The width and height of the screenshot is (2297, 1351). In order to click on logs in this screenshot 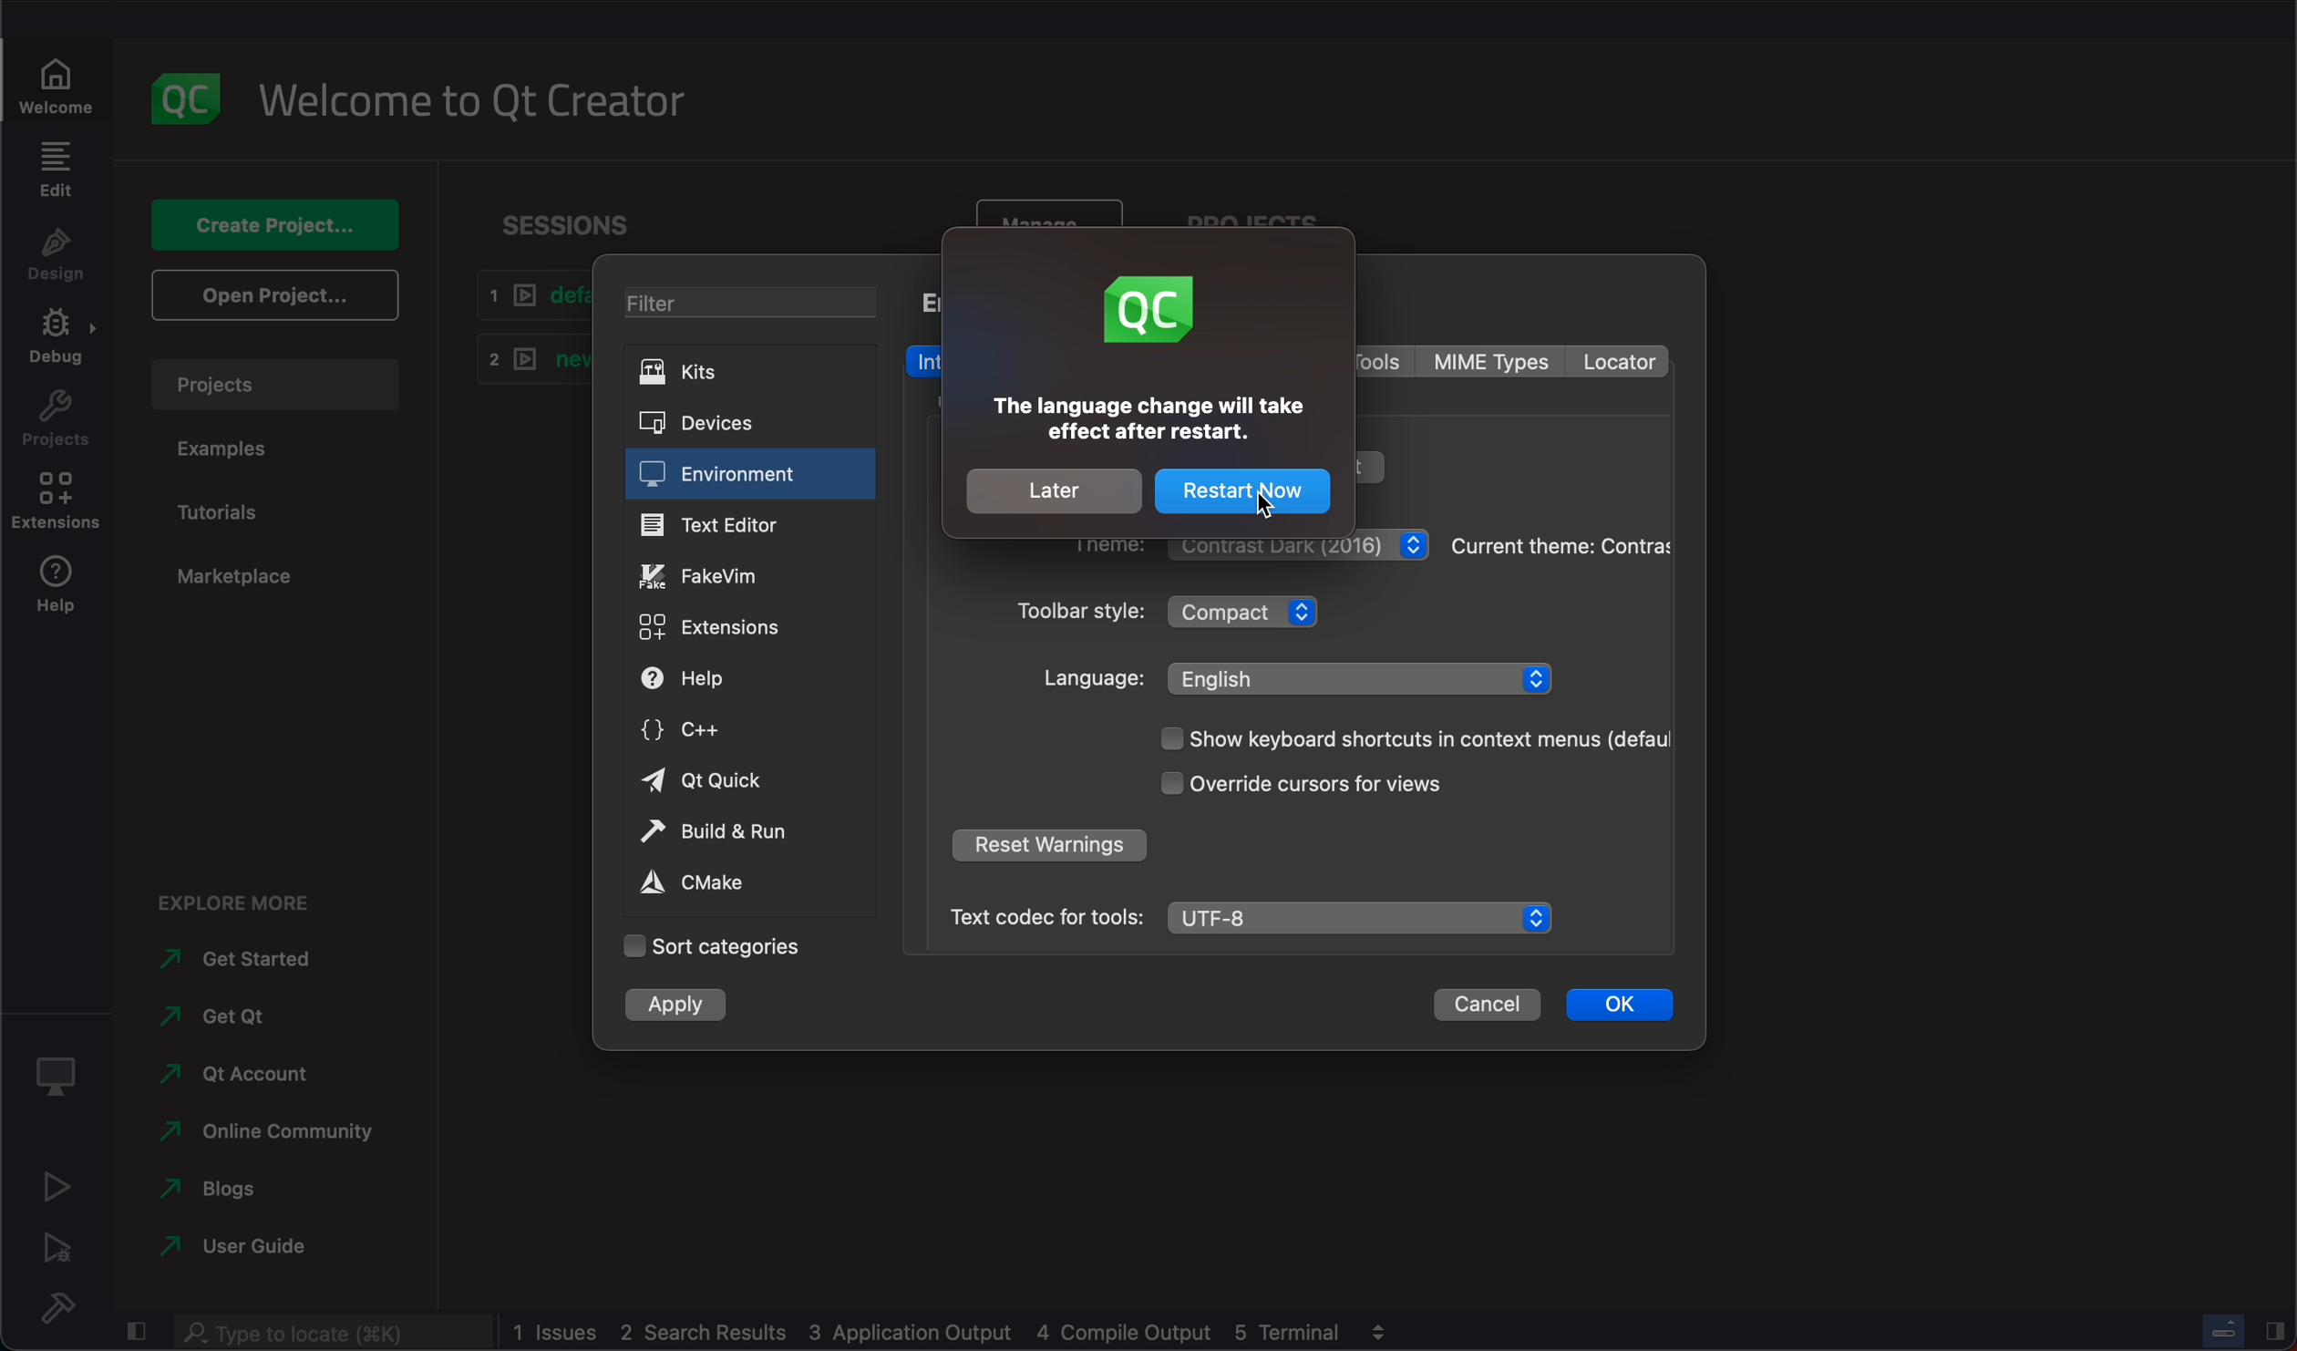, I will do `click(930, 1331)`.